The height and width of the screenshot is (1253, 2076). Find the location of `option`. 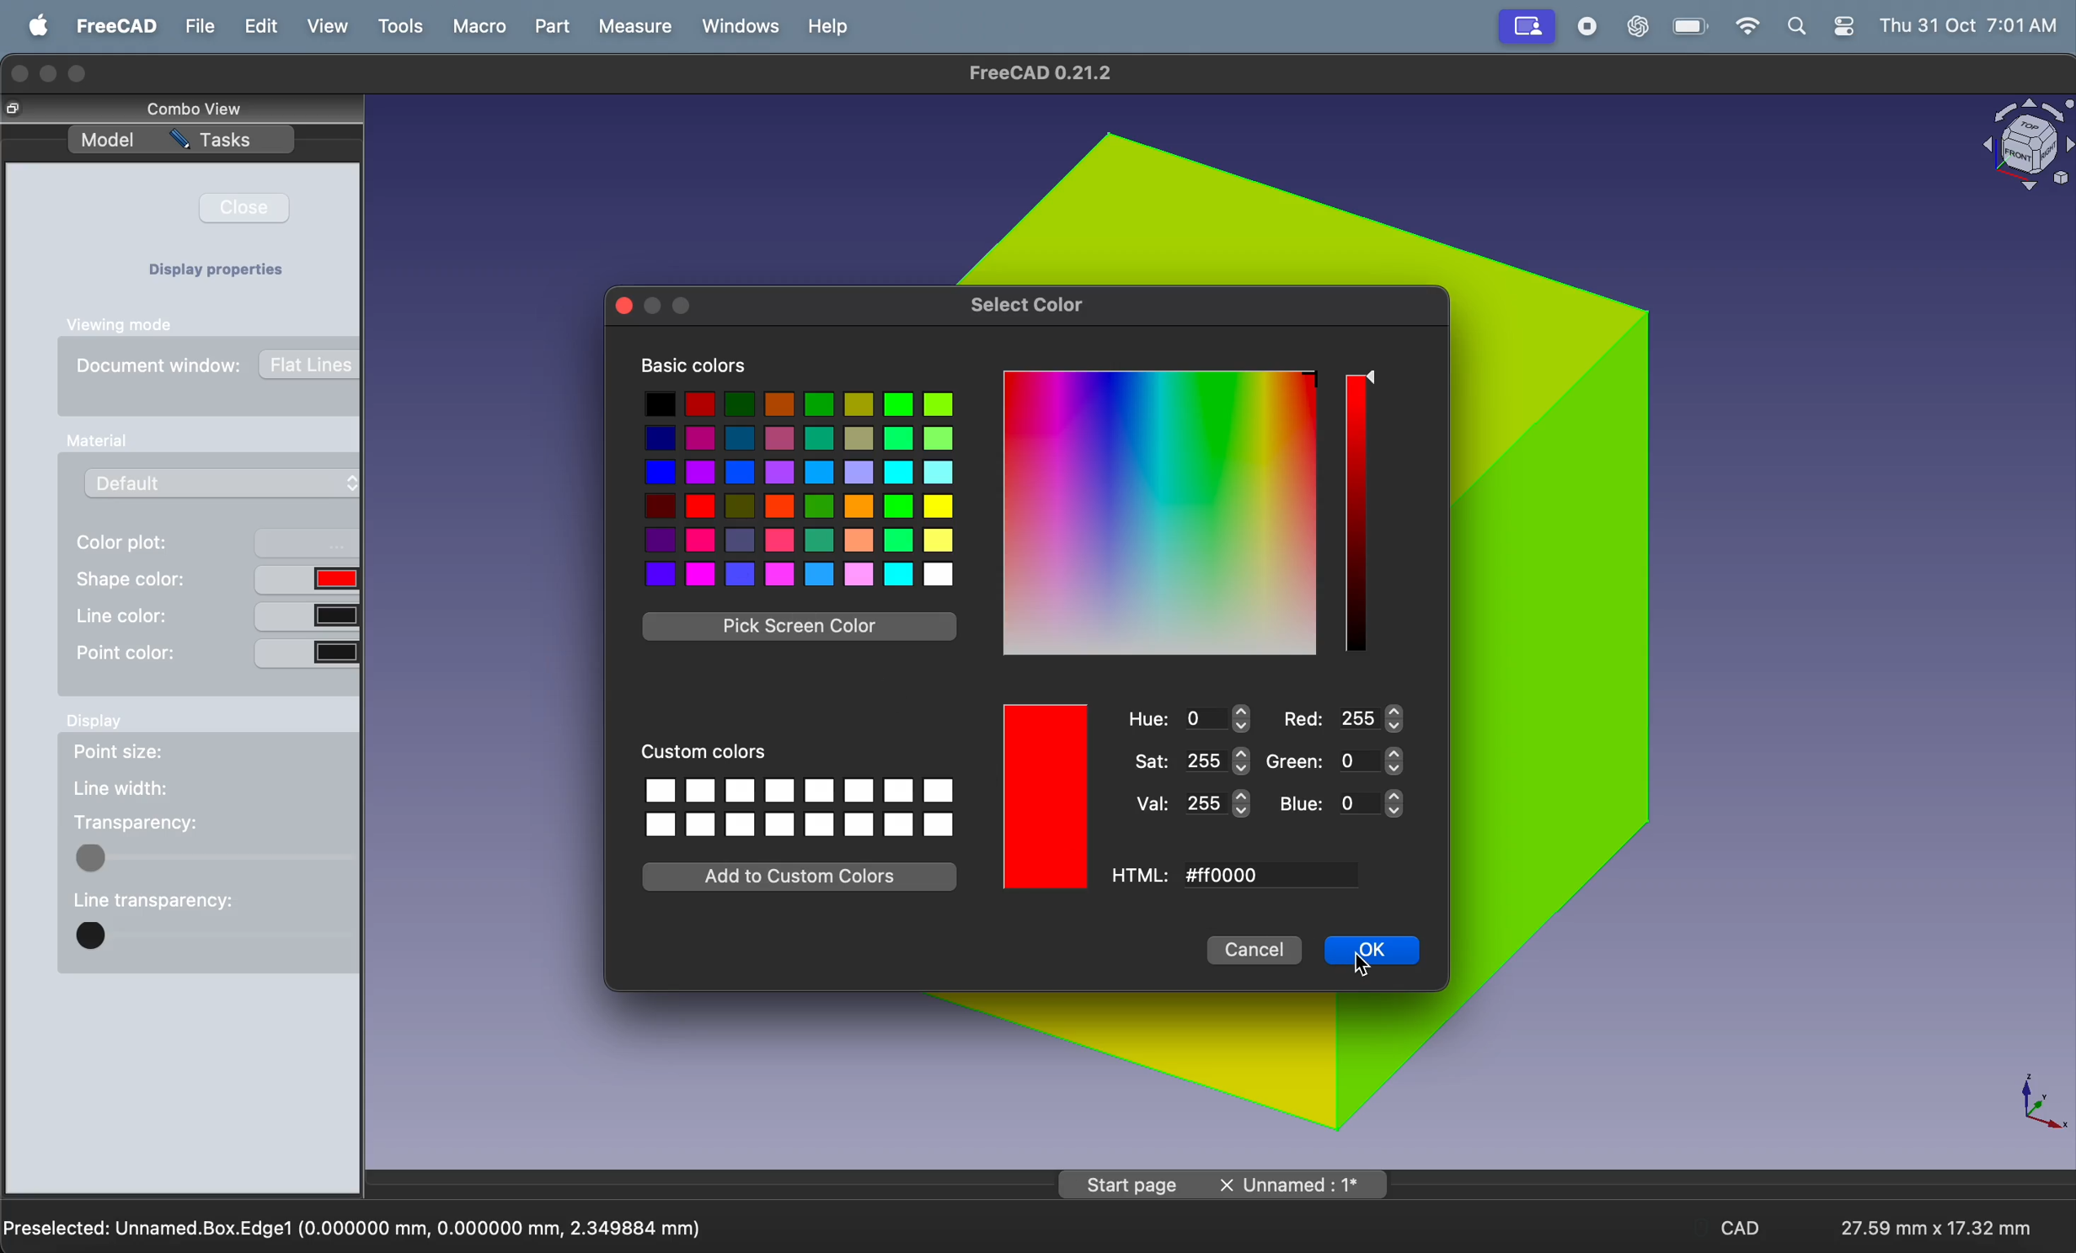

option is located at coordinates (799, 808).